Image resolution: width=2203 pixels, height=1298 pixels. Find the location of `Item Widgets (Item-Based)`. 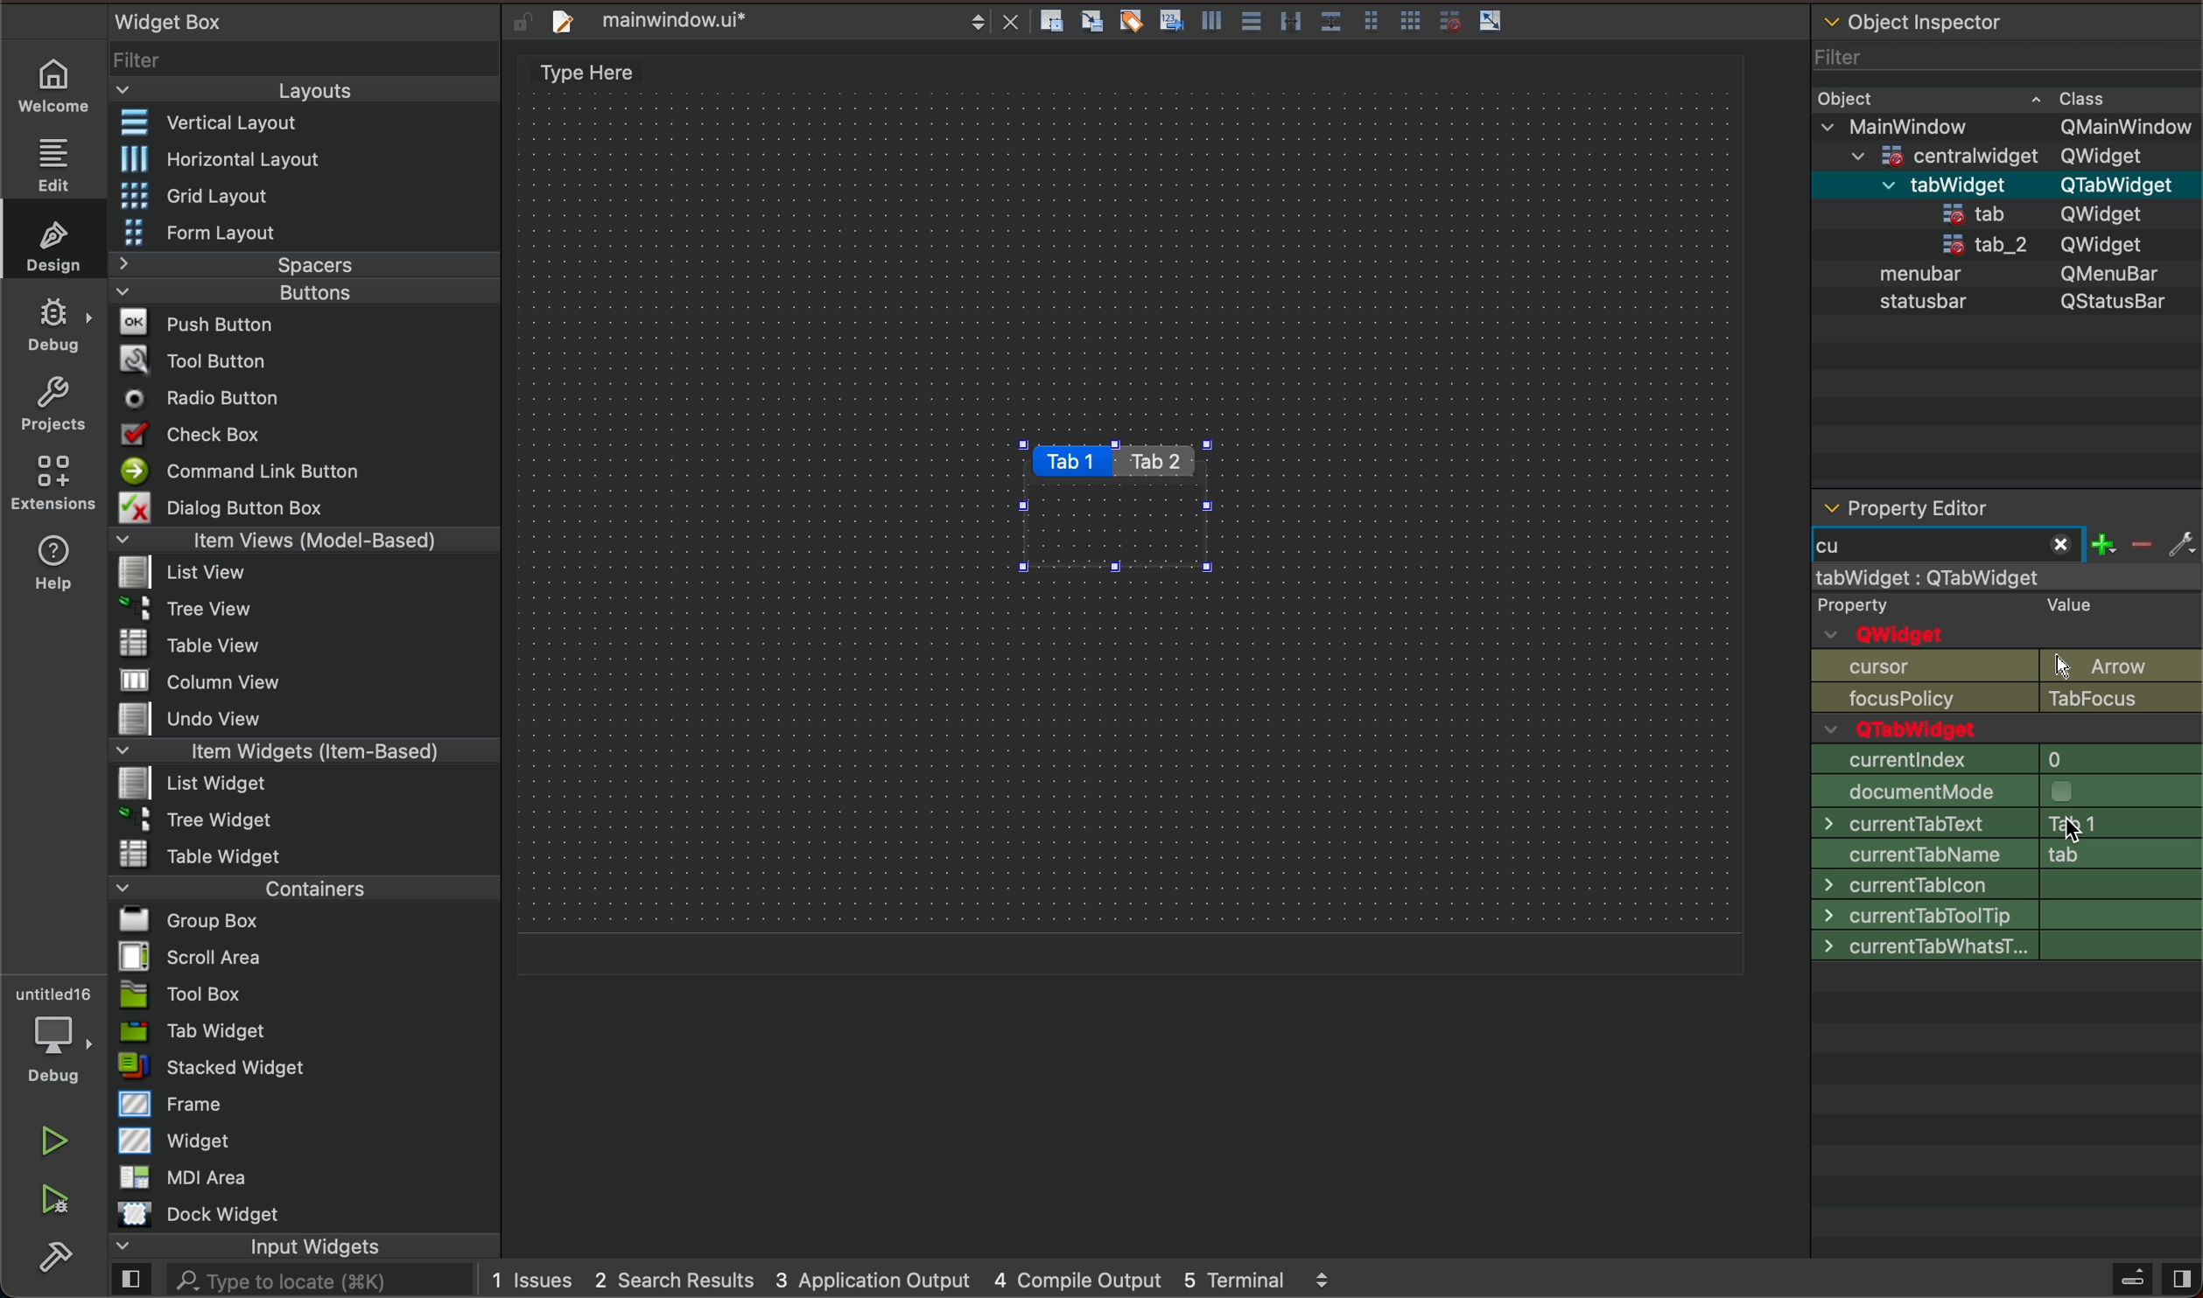

Item Widgets (Item-Based) is located at coordinates (306, 751).